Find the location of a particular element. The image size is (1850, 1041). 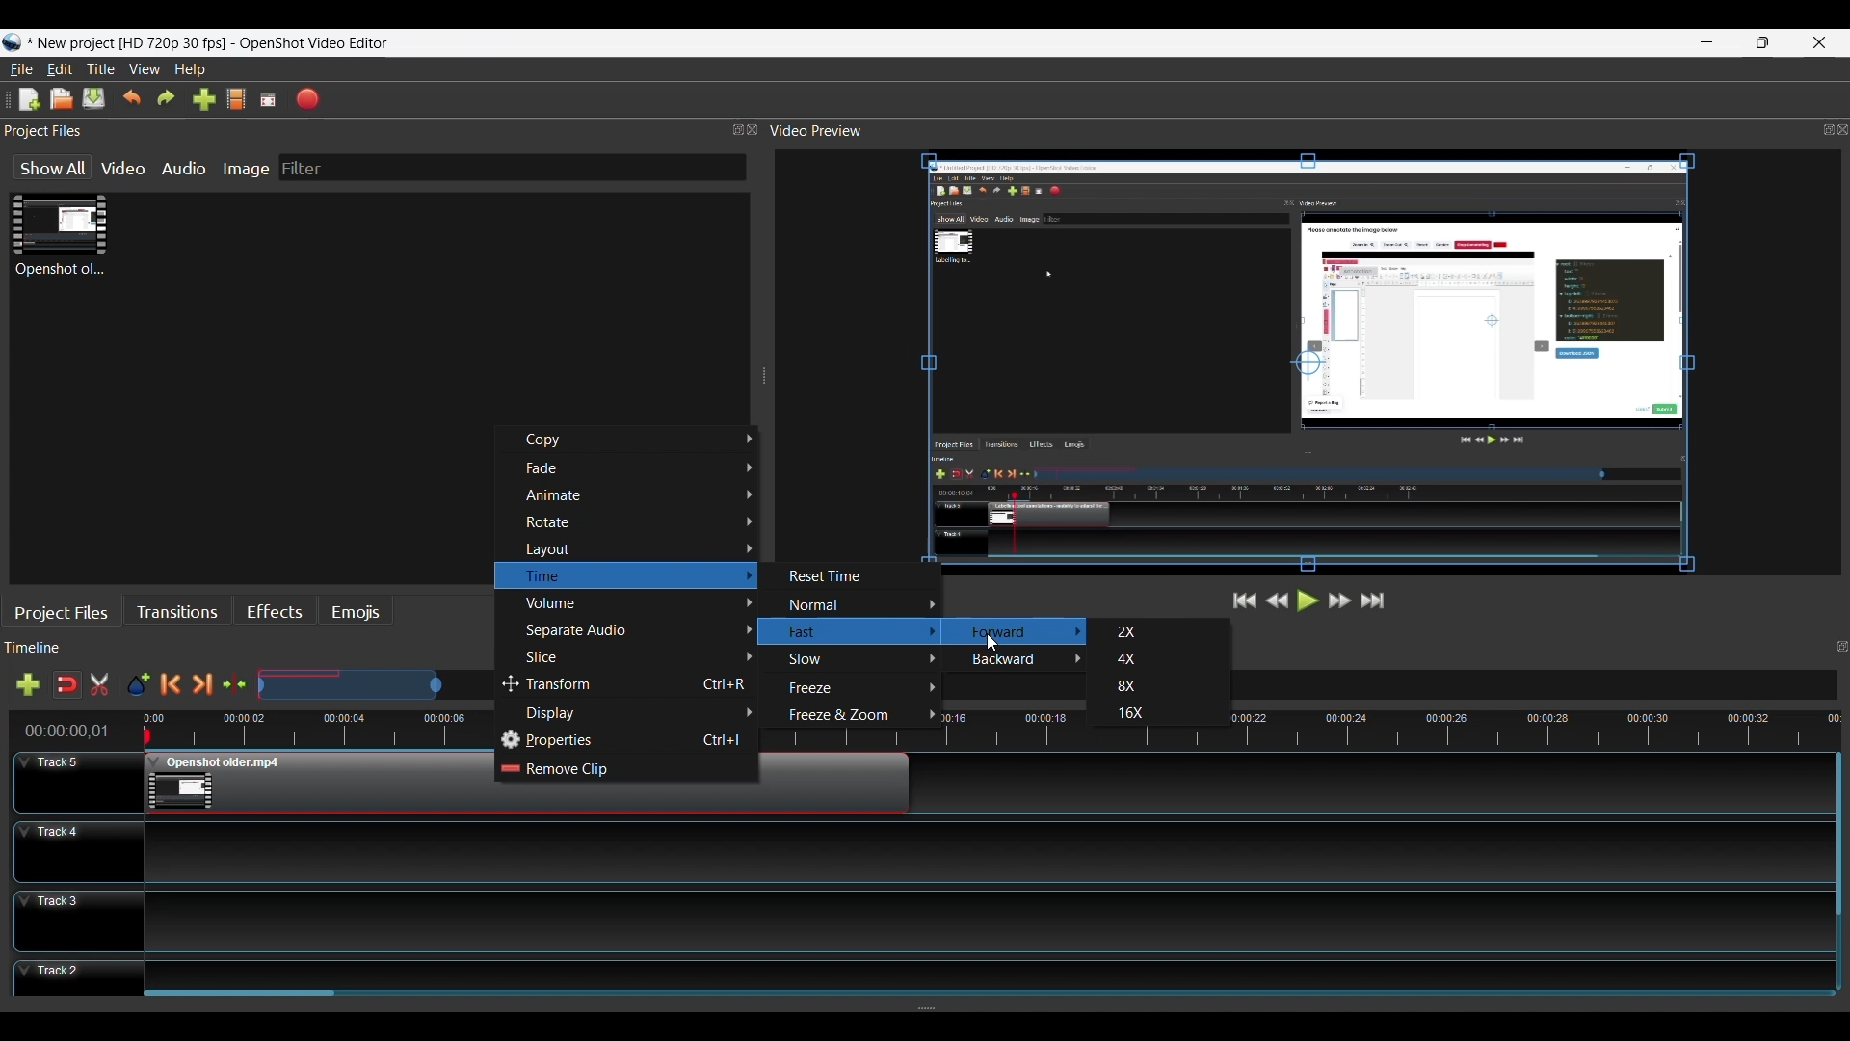

Clip at Track Panel is located at coordinates (307, 784).